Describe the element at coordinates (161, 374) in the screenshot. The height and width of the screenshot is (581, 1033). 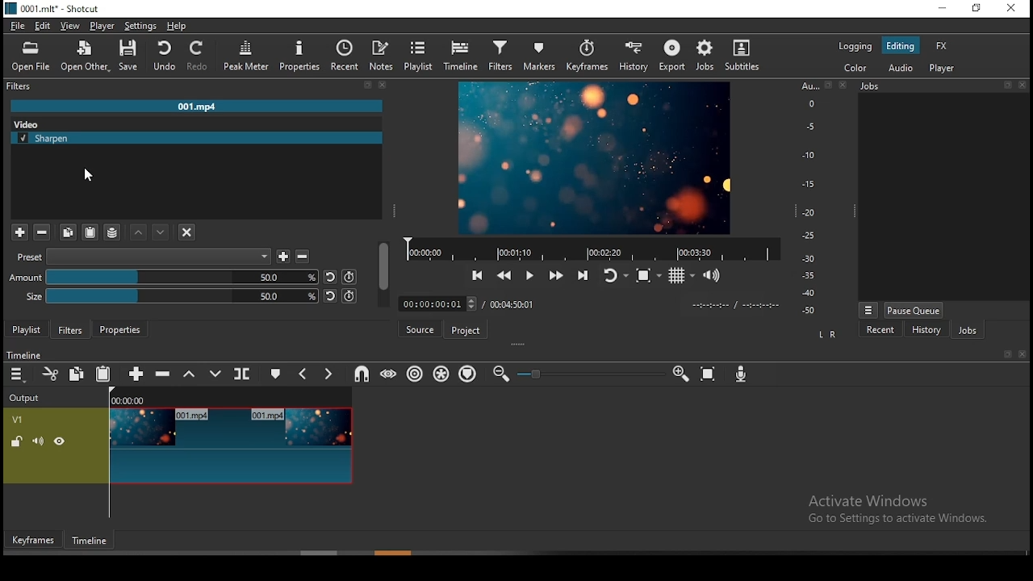
I see `ripple delete` at that location.